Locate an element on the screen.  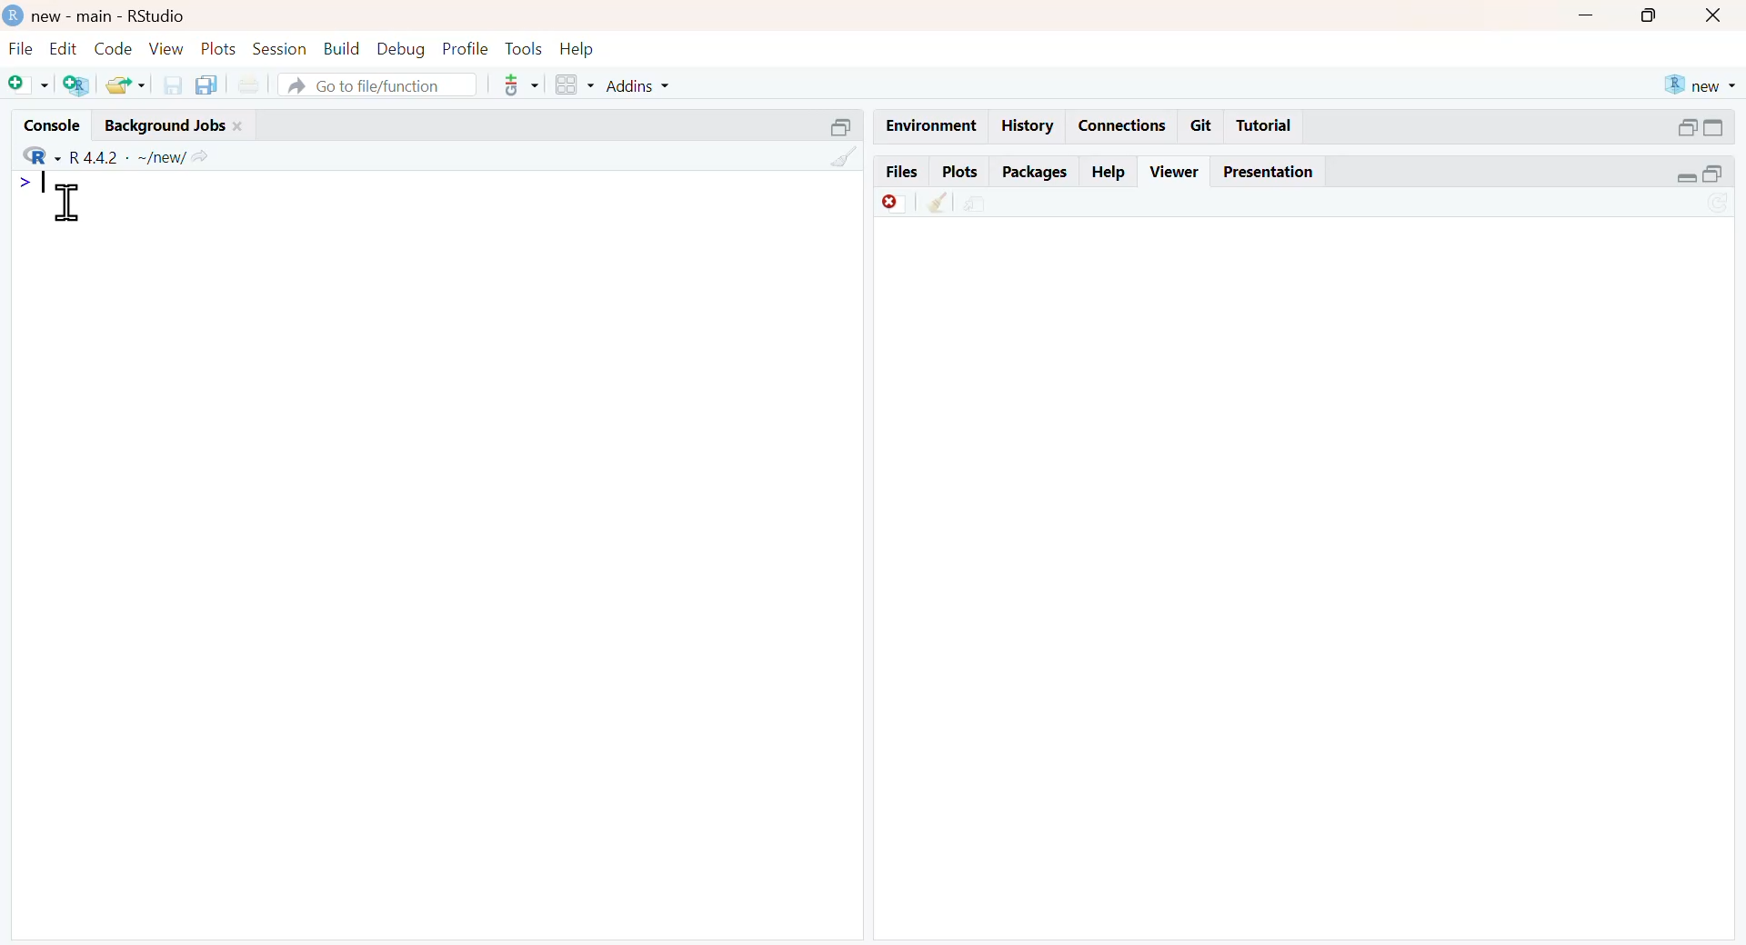
copy is located at coordinates (206, 85).